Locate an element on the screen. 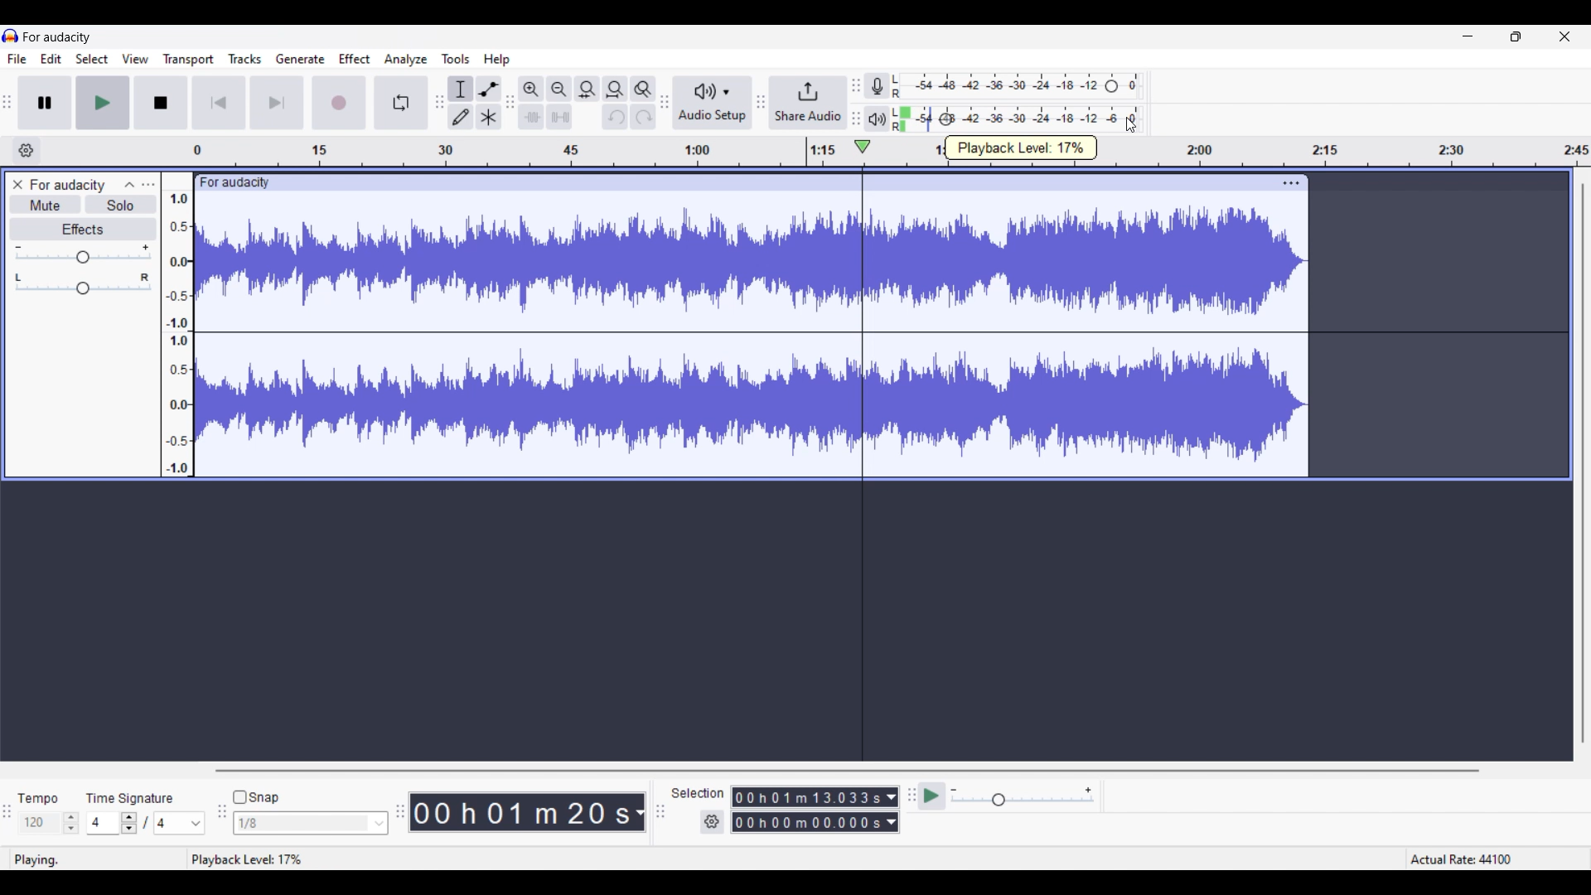  Playback speed settings is located at coordinates (1024, 796).